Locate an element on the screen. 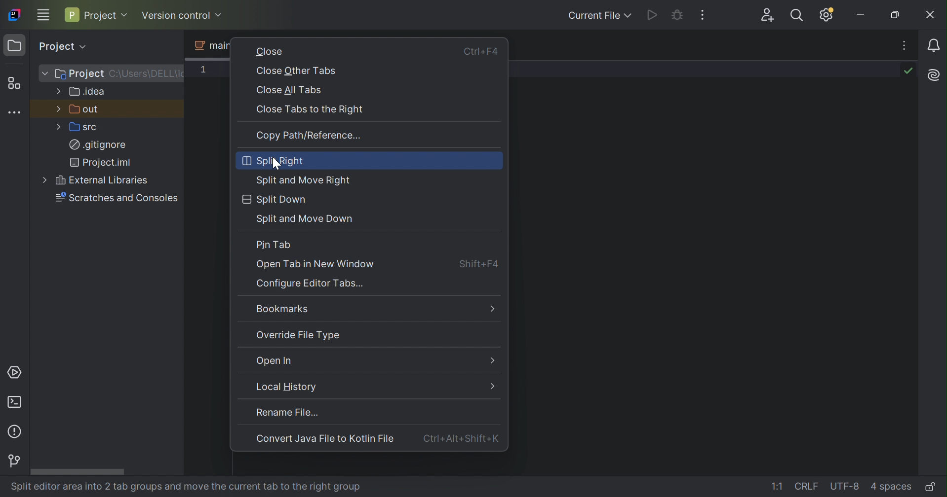 This screenshot has width=947, height=497. main2.java is located at coordinates (220, 45).